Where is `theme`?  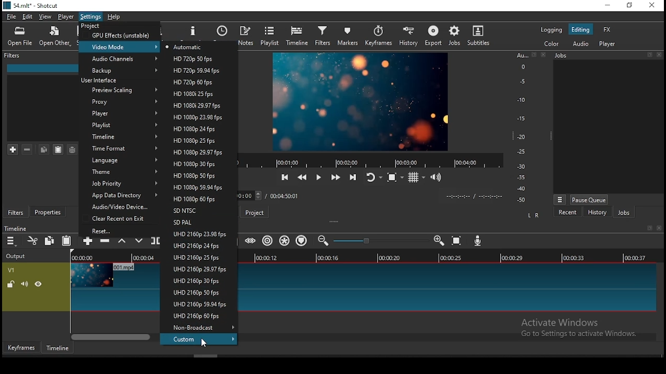 theme is located at coordinates (120, 173).